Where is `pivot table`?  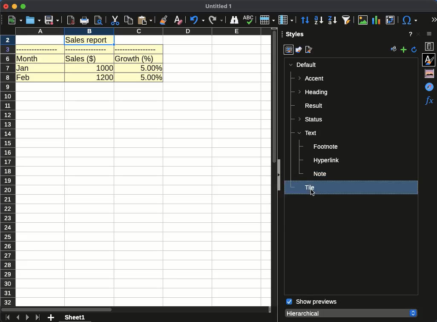
pivot table is located at coordinates (389, 20).